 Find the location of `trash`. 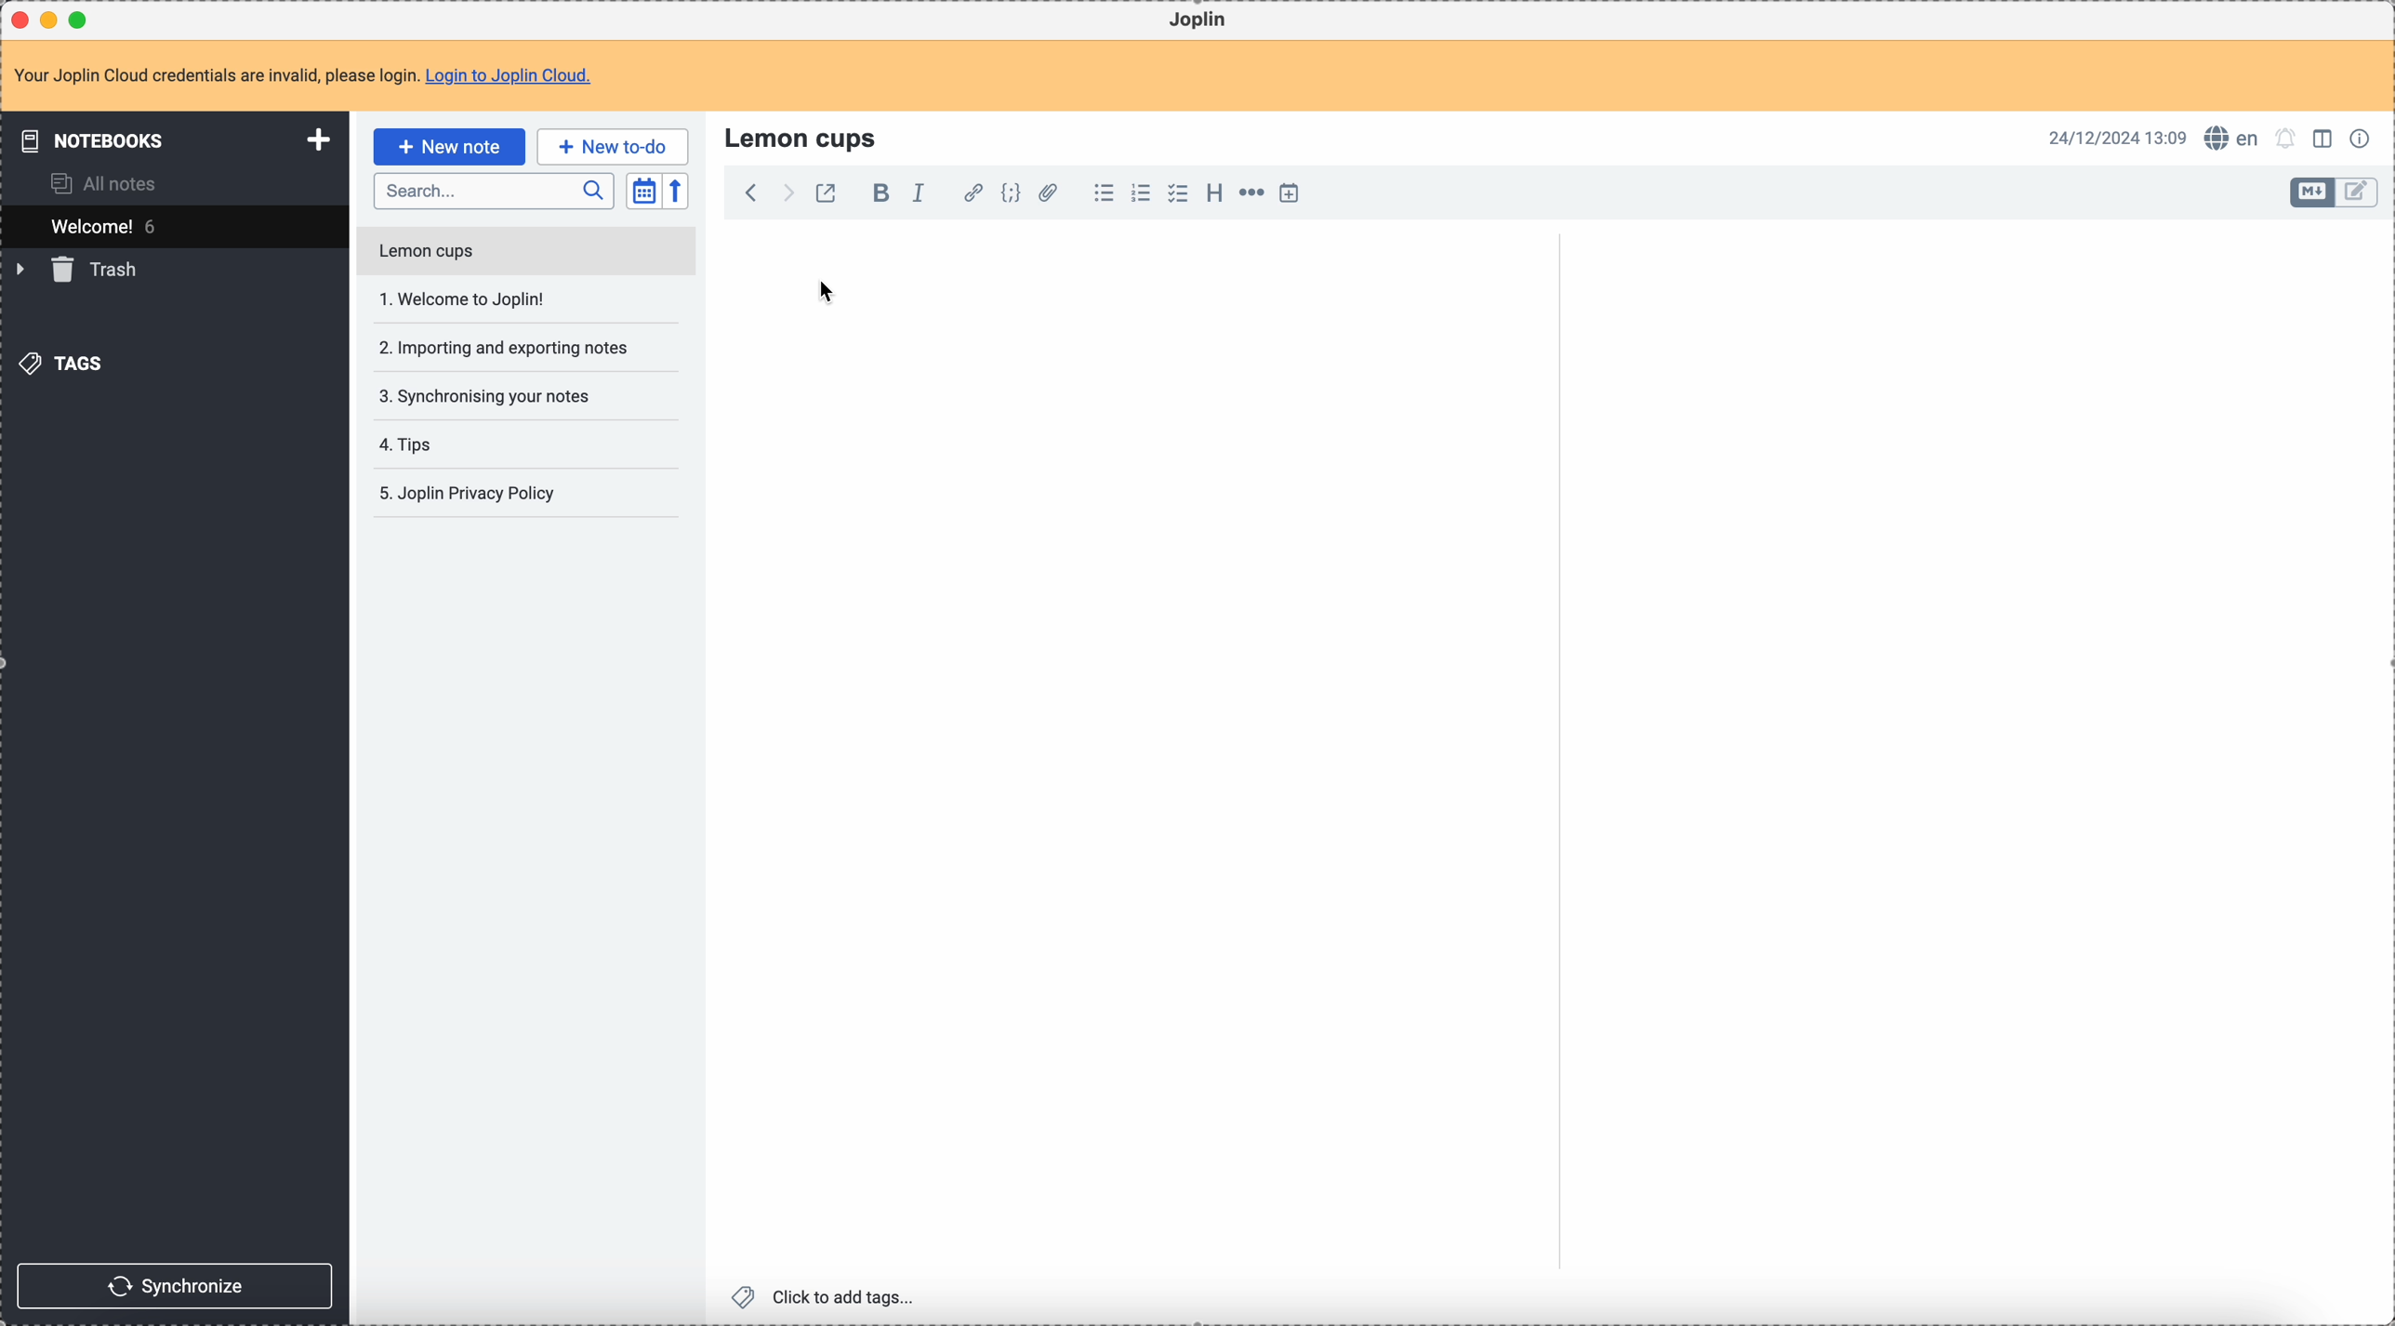

trash is located at coordinates (80, 270).